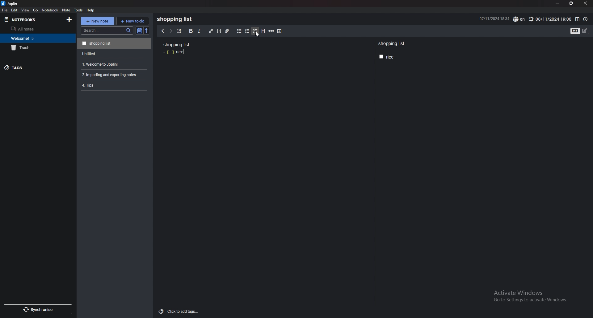  Describe the element at coordinates (179, 312) in the screenshot. I see `add tags` at that location.